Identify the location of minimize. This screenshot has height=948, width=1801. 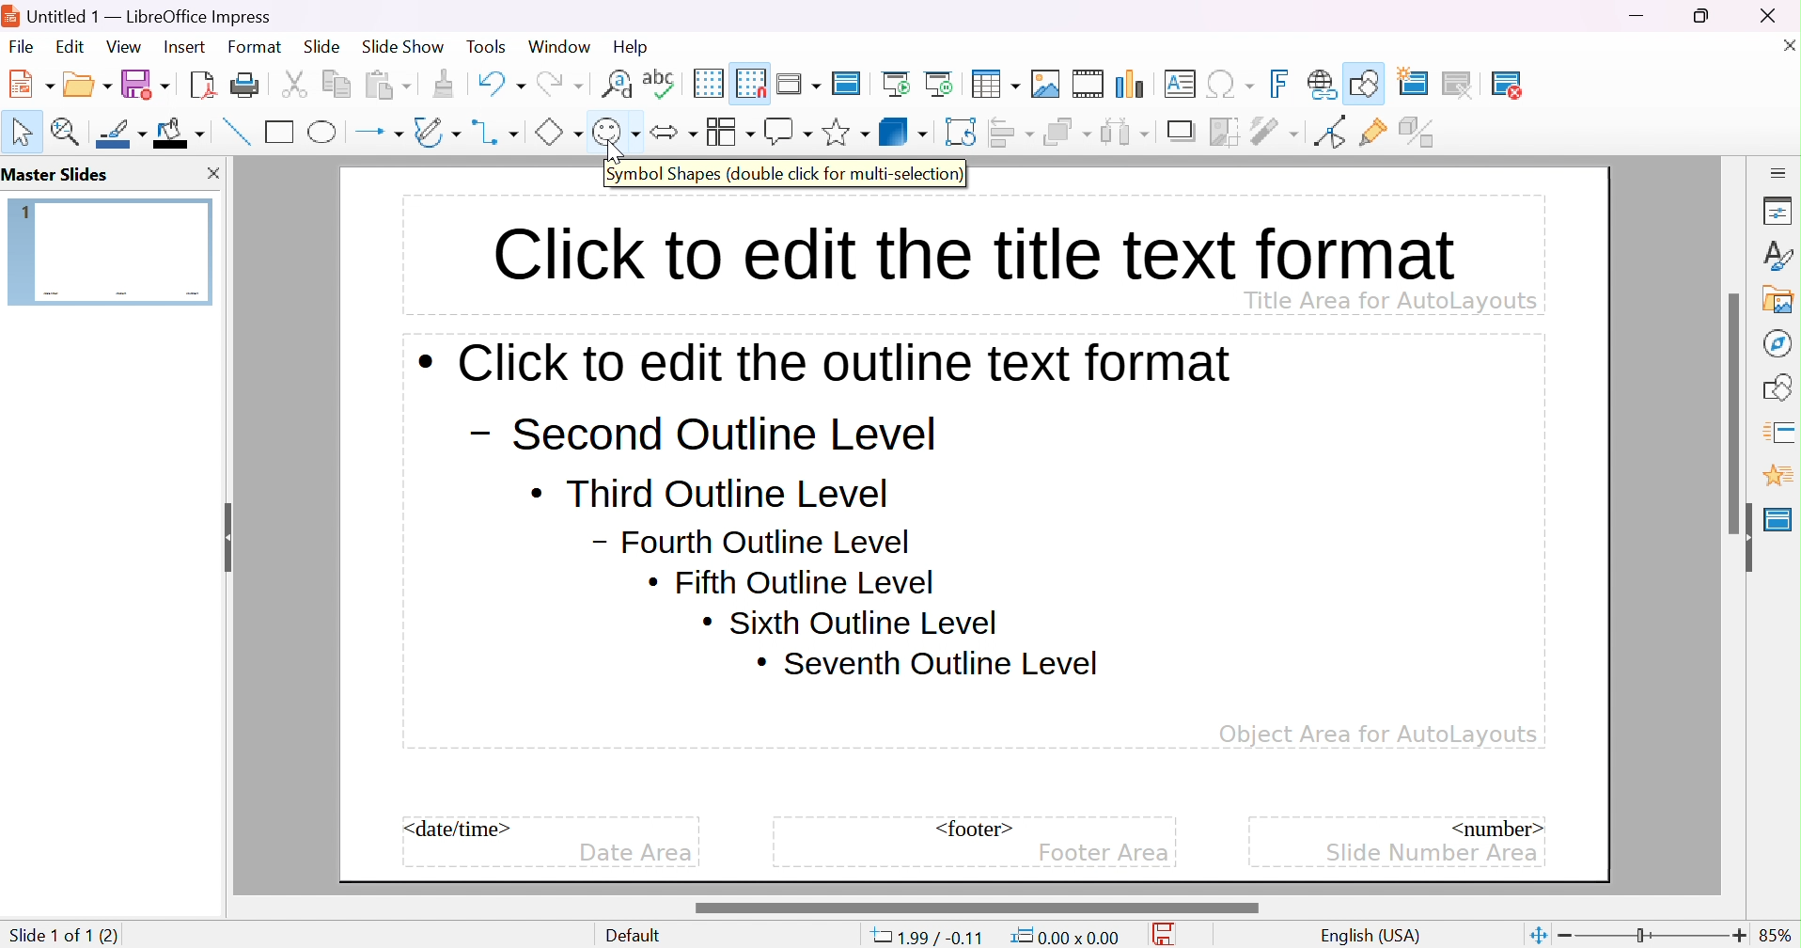
(1639, 16).